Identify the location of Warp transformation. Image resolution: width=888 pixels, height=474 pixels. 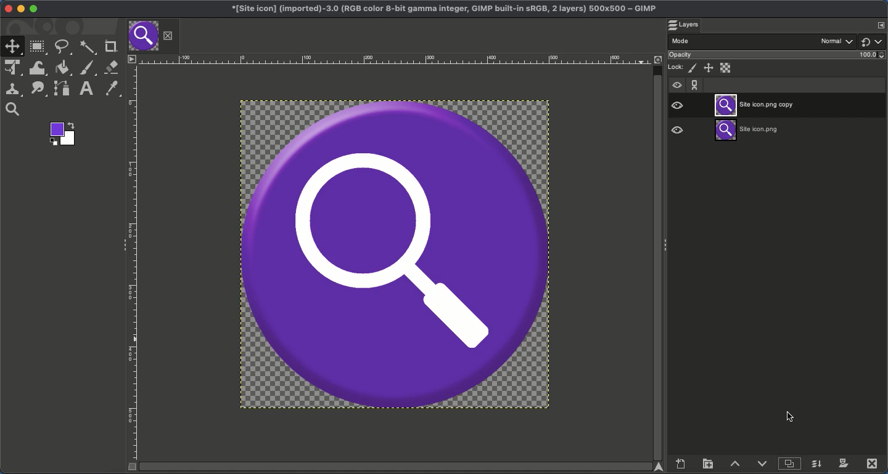
(38, 69).